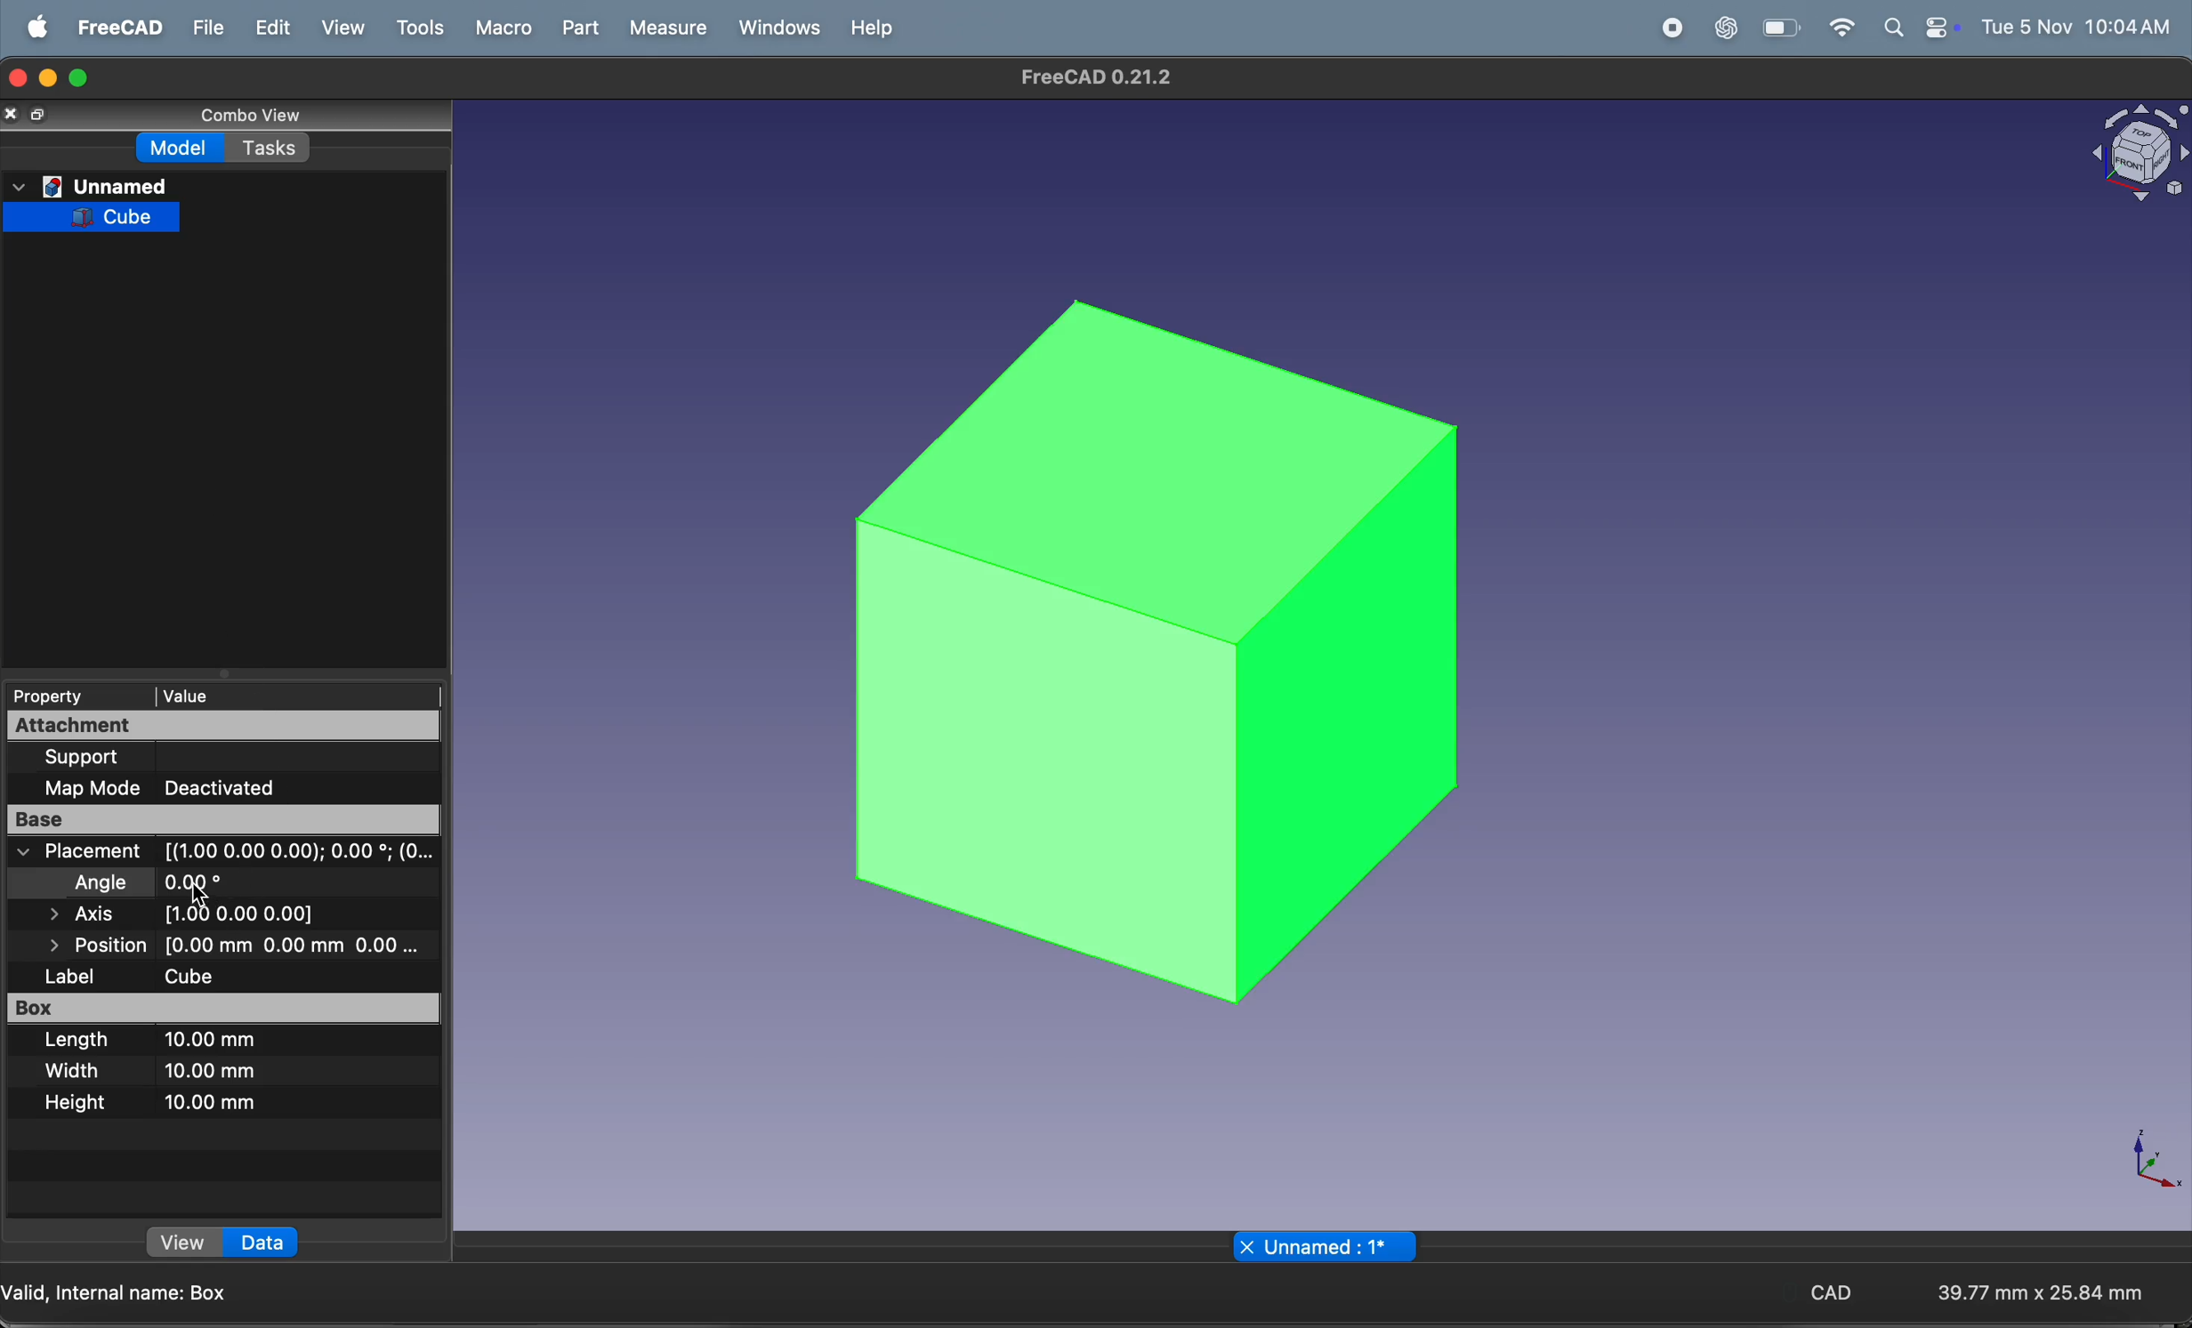 This screenshot has width=2192, height=1328. What do you see at coordinates (874, 28) in the screenshot?
I see `help` at bounding box center [874, 28].